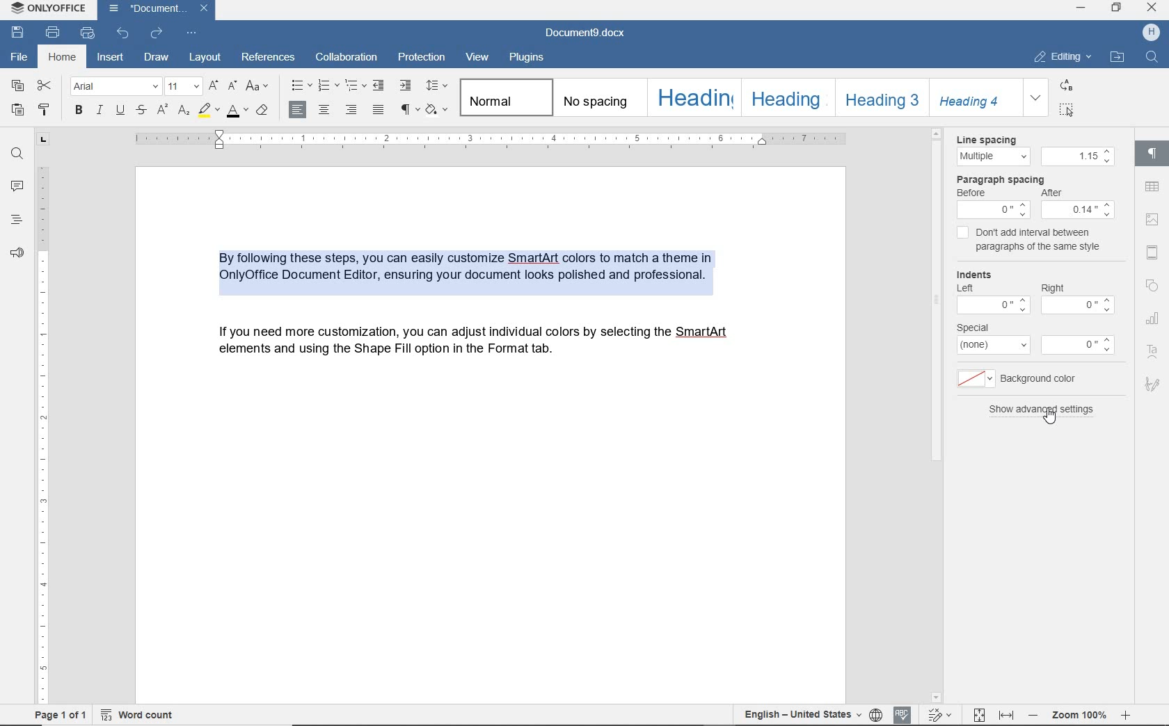 This screenshot has width=1169, height=726. What do you see at coordinates (300, 85) in the screenshot?
I see `bullets` at bounding box center [300, 85].